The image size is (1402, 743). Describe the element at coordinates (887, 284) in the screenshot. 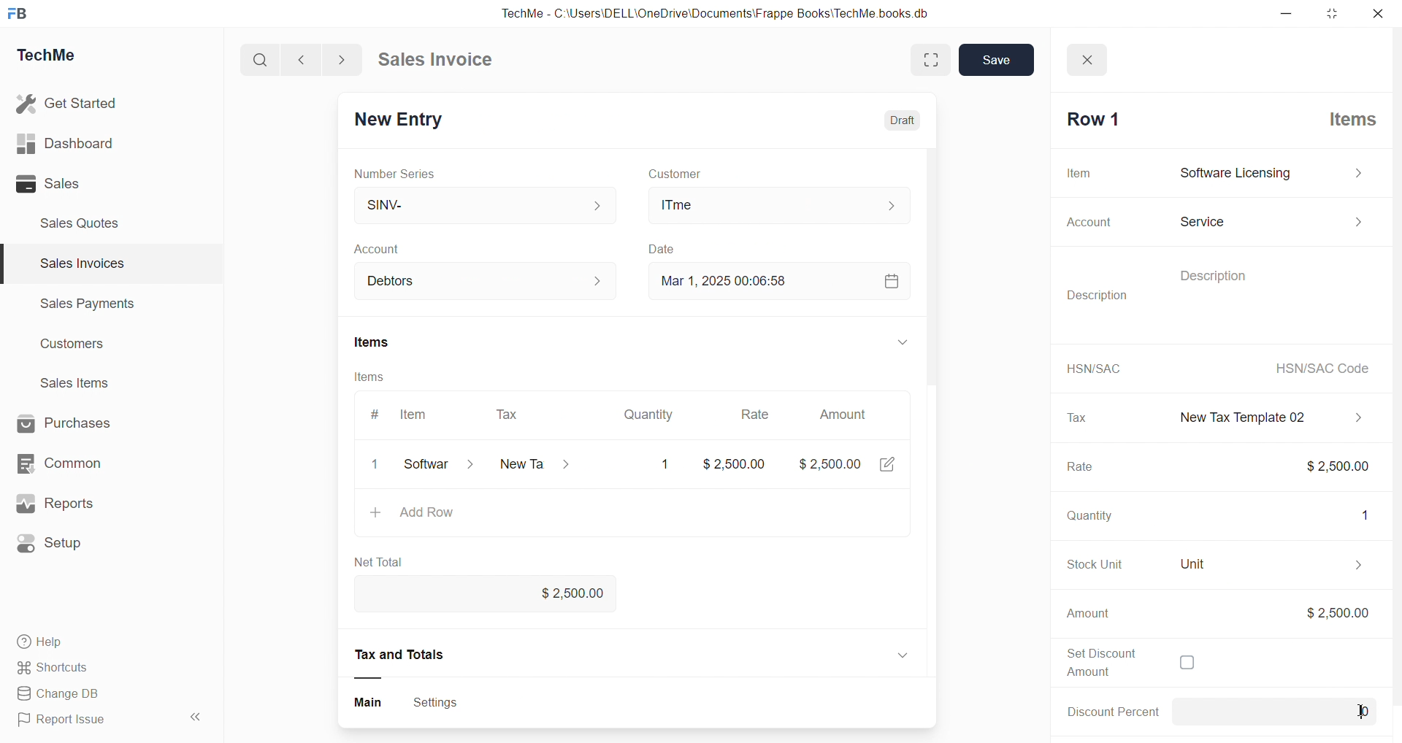

I see `Calendar` at that location.